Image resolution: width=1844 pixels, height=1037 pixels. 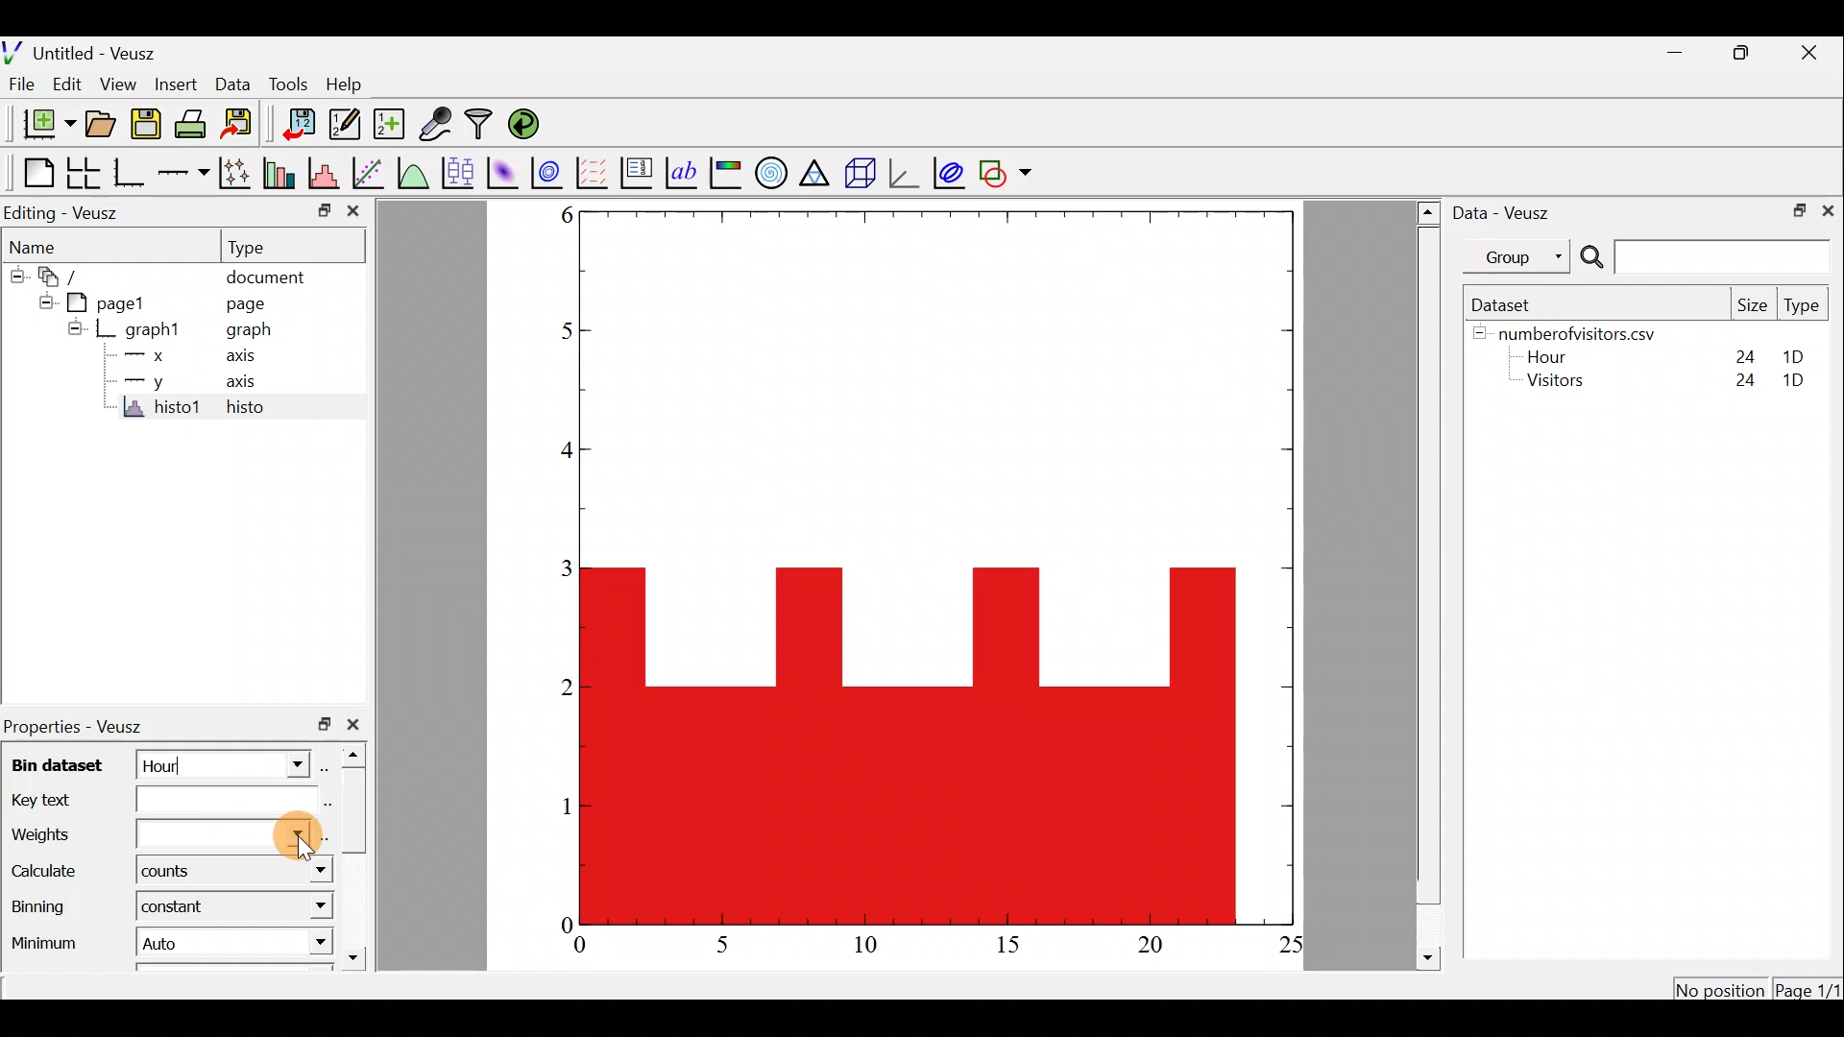 What do you see at coordinates (592, 170) in the screenshot?
I see `plot a vector field` at bounding box center [592, 170].